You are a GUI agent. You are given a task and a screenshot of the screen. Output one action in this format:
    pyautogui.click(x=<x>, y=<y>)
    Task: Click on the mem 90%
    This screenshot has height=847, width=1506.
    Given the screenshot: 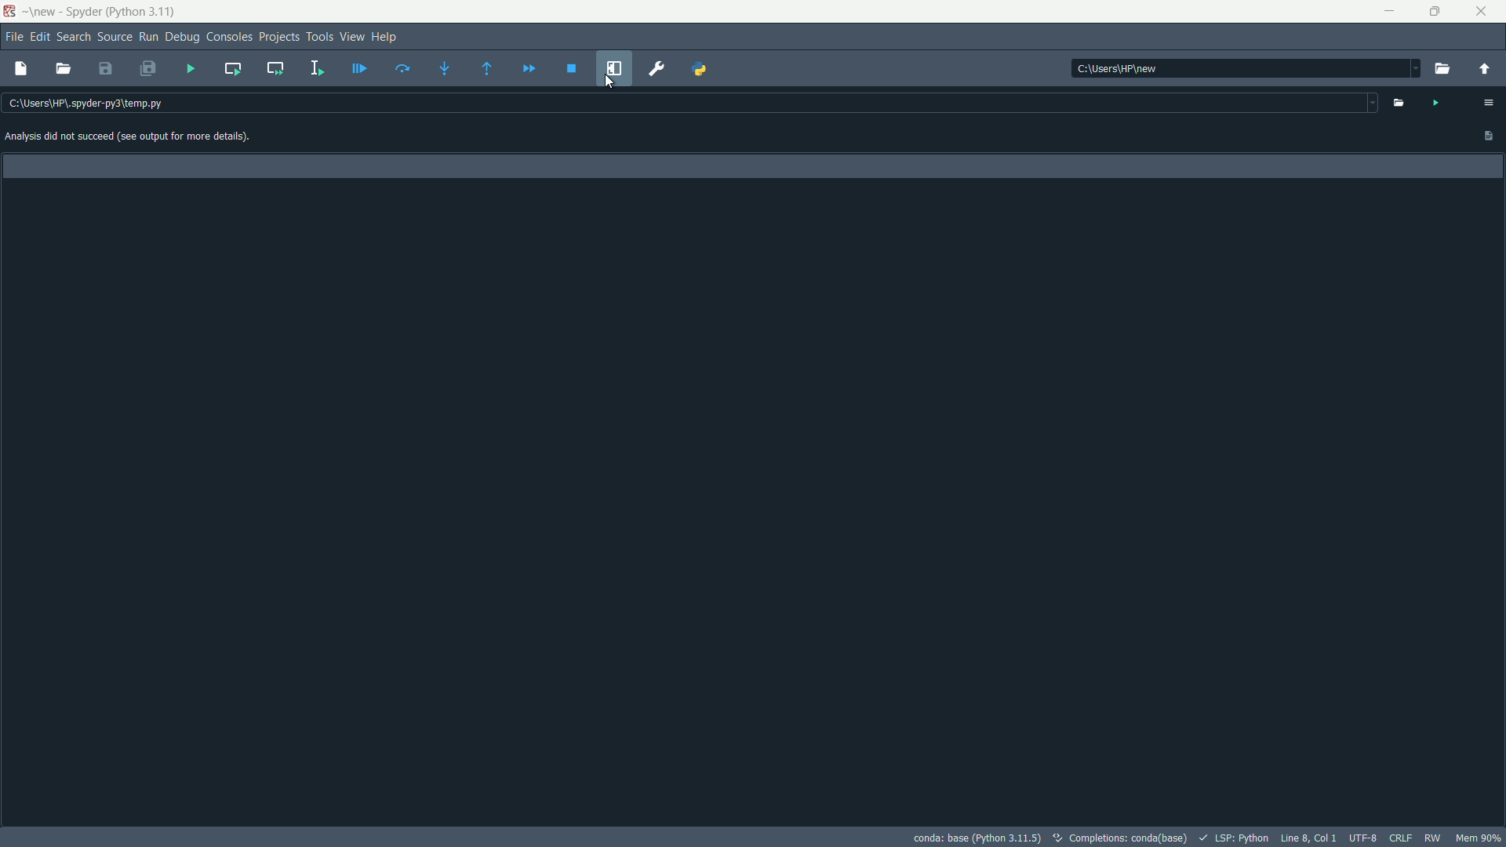 What is the action you would take?
    pyautogui.click(x=1479, y=837)
    